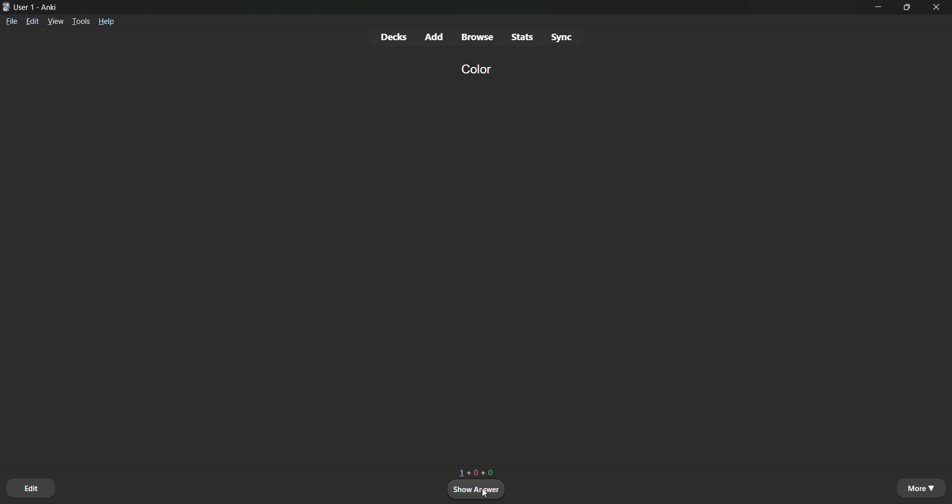  I want to click on file, so click(11, 23).